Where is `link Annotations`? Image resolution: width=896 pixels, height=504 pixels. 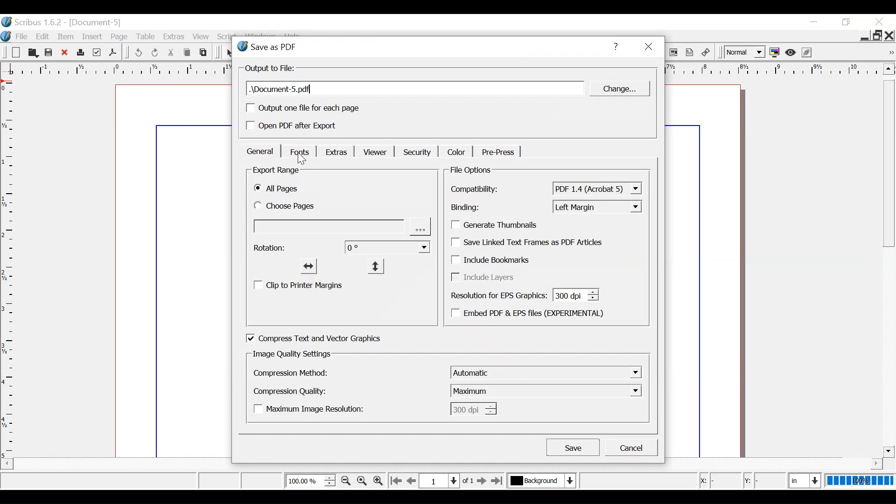
link Annotations is located at coordinates (706, 53).